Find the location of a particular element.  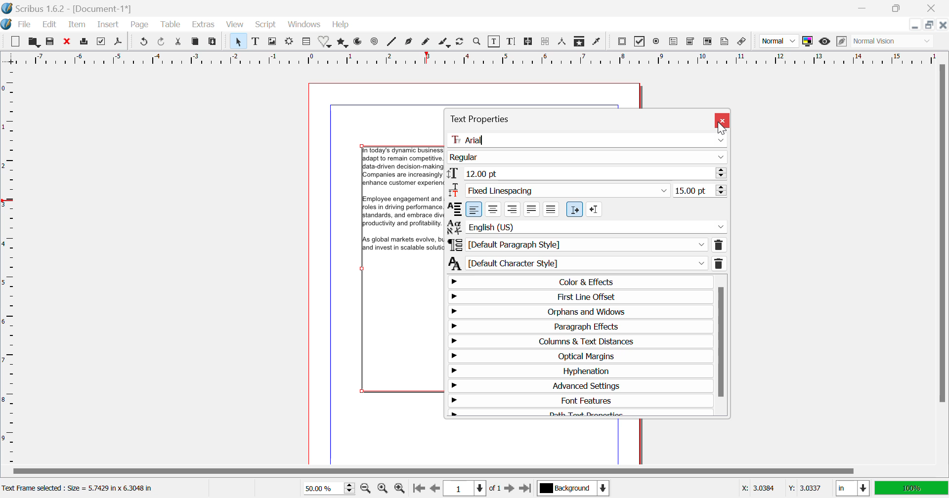

Spiral is located at coordinates (374, 41).